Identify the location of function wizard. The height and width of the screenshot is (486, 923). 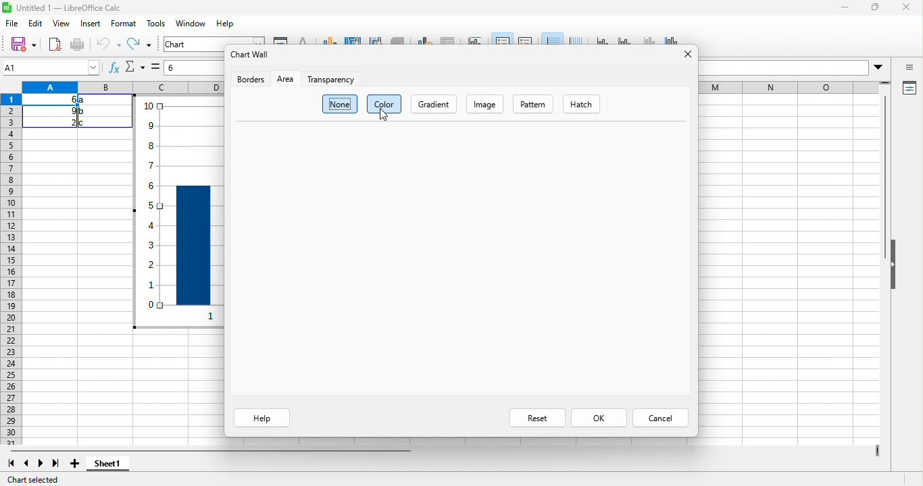
(114, 68).